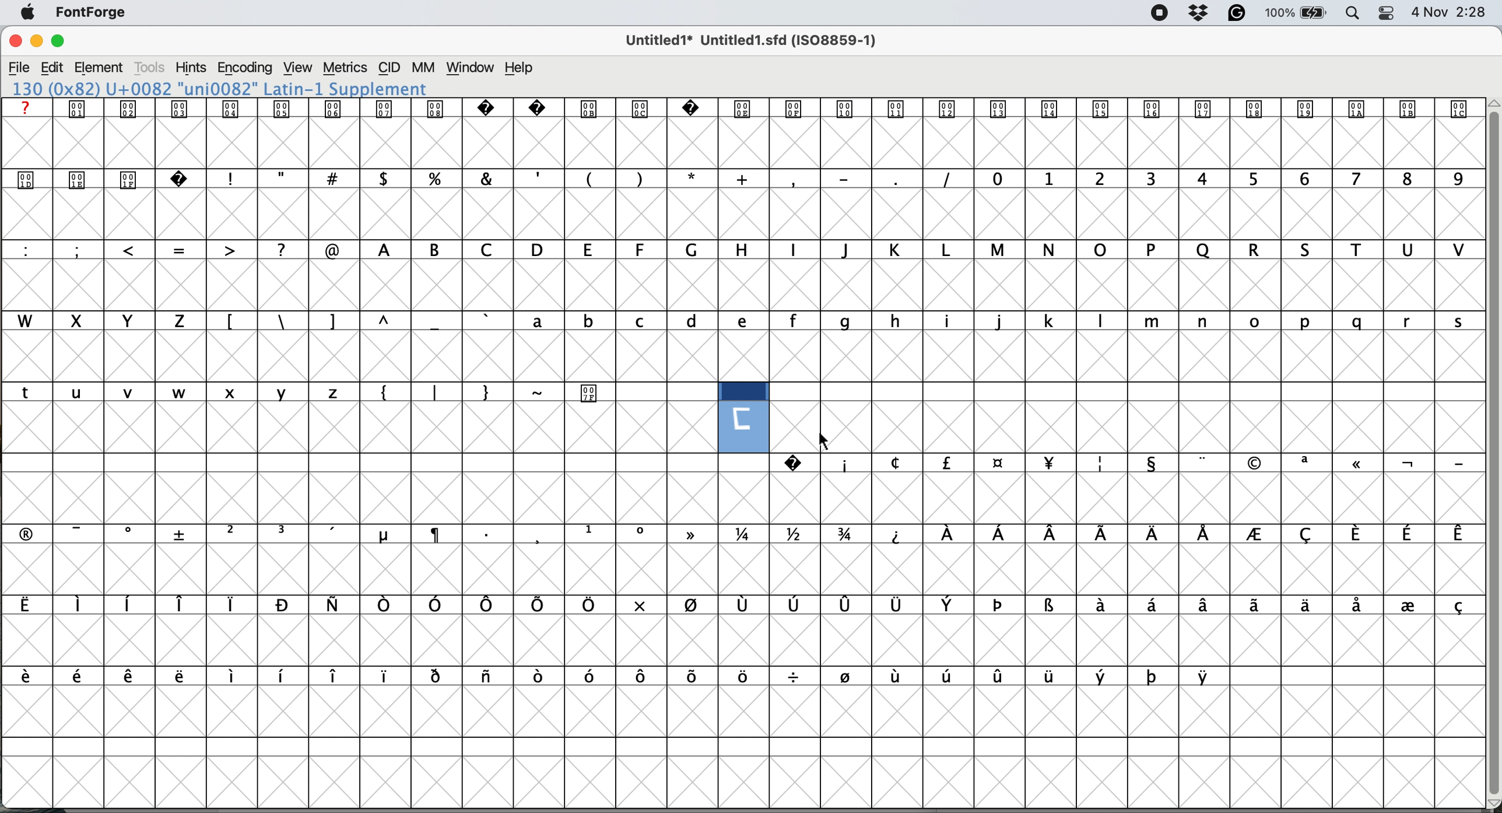  What do you see at coordinates (742, 109) in the screenshot?
I see `Glyph Slots` at bounding box center [742, 109].